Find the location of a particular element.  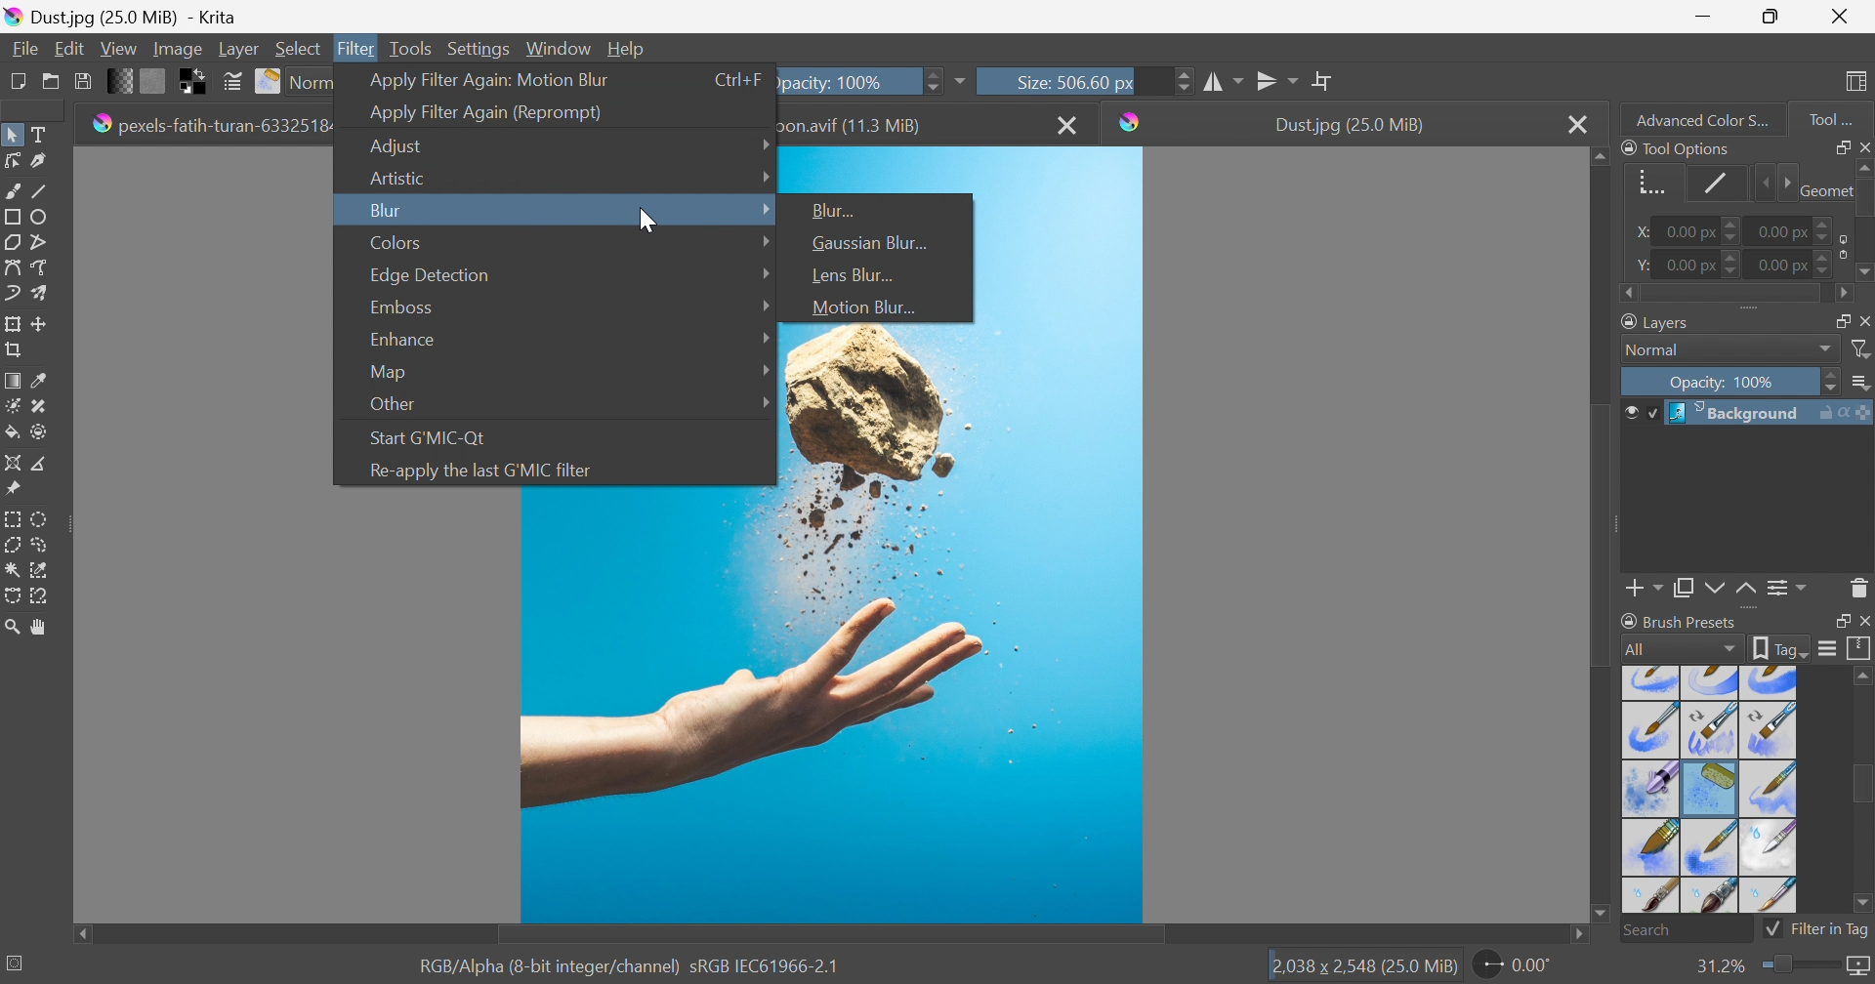

Storage resources is located at coordinates (1859, 649).